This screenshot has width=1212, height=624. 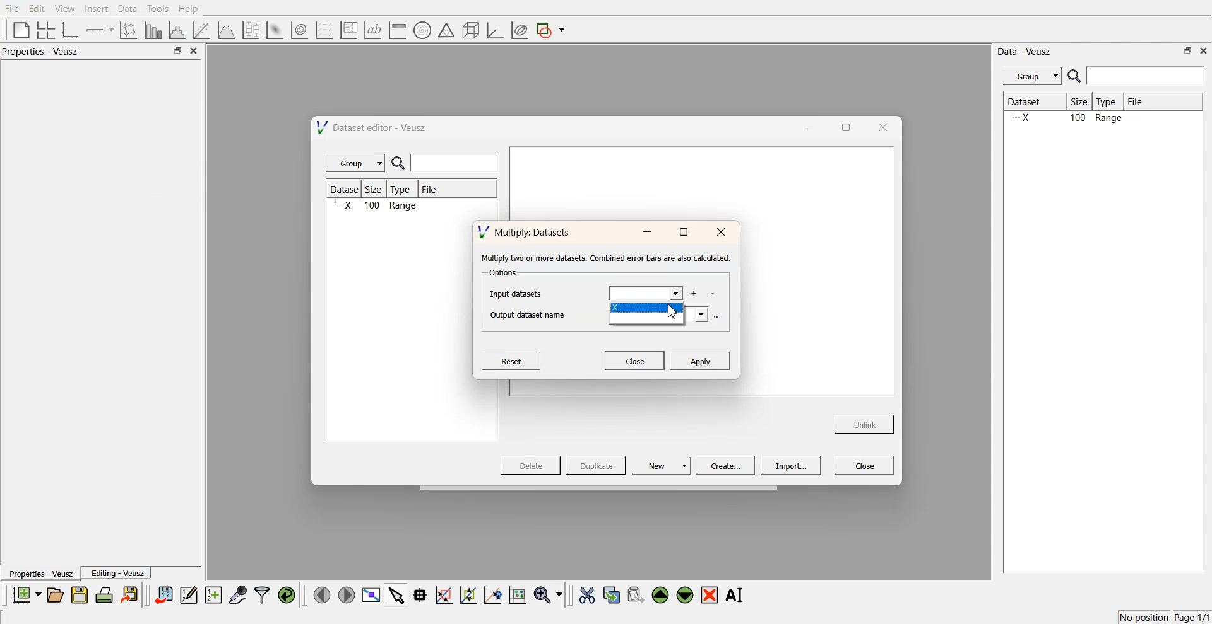 What do you see at coordinates (348, 30) in the screenshot?
I see `plot key` at bounding box center [348, 30].